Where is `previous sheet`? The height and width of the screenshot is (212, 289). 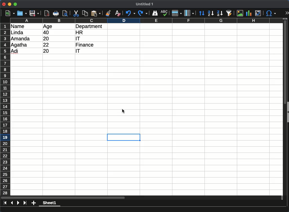 previous sheet is located at coordinates (12, 202).